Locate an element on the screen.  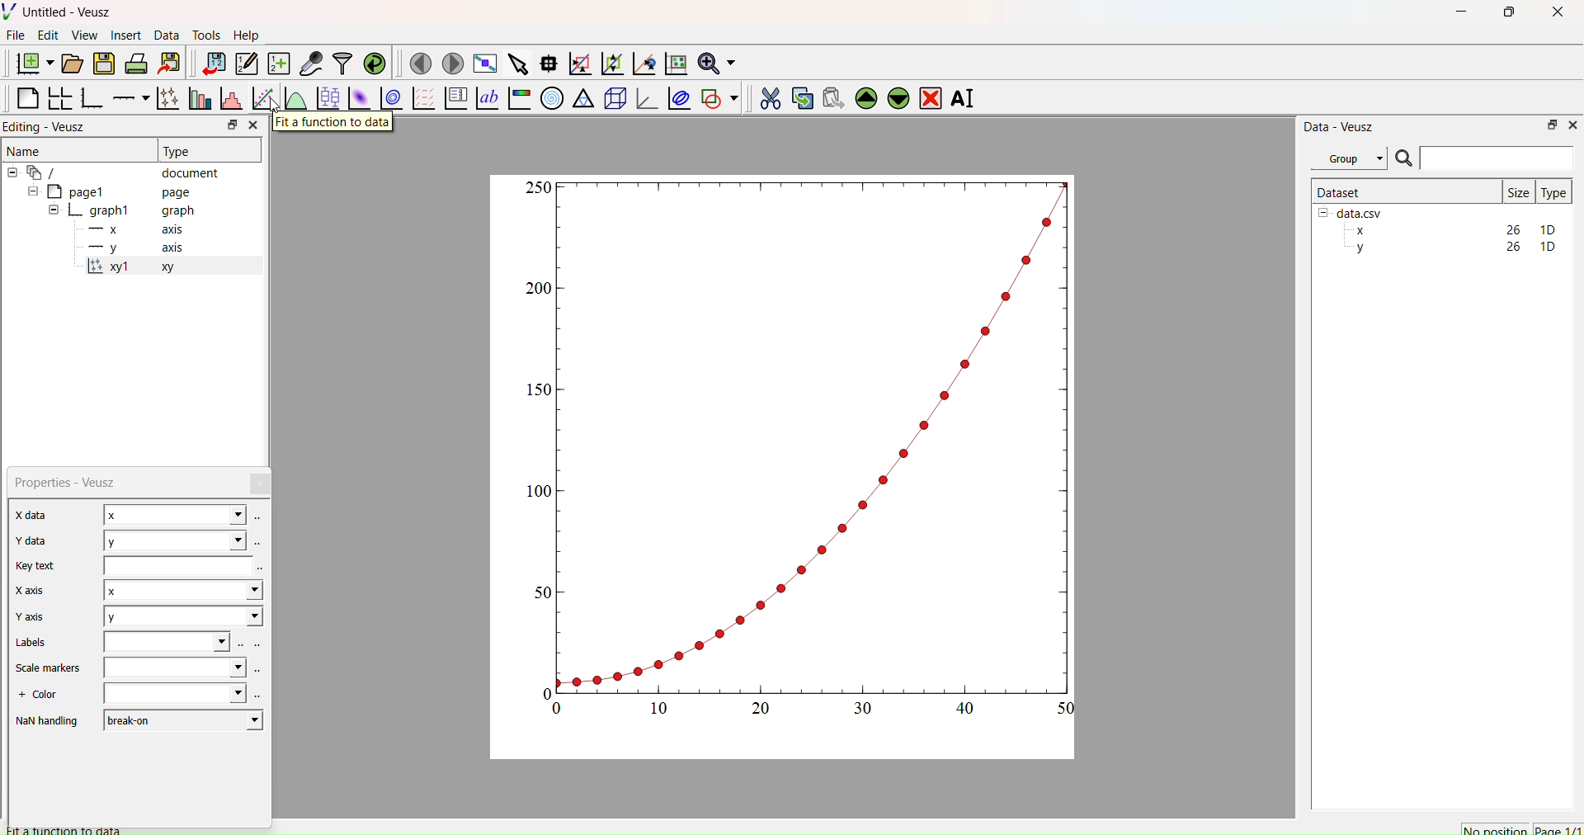
Select using dataset browser is located at coordinates (262, 518).